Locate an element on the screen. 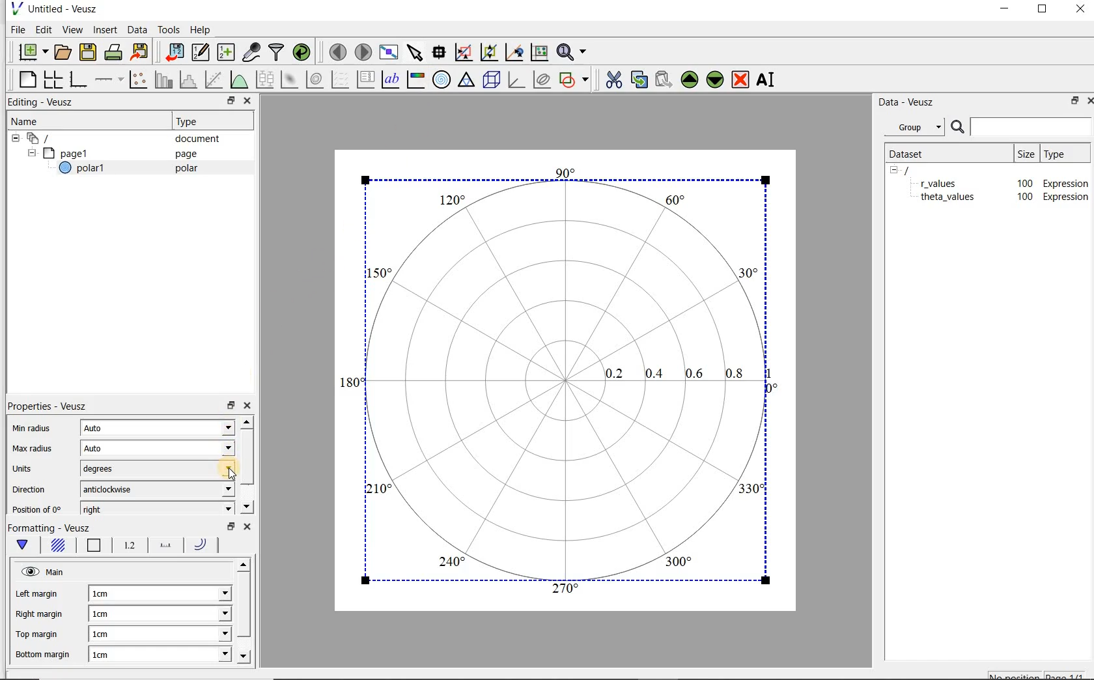  Close is located at coordinates (1079, 11).